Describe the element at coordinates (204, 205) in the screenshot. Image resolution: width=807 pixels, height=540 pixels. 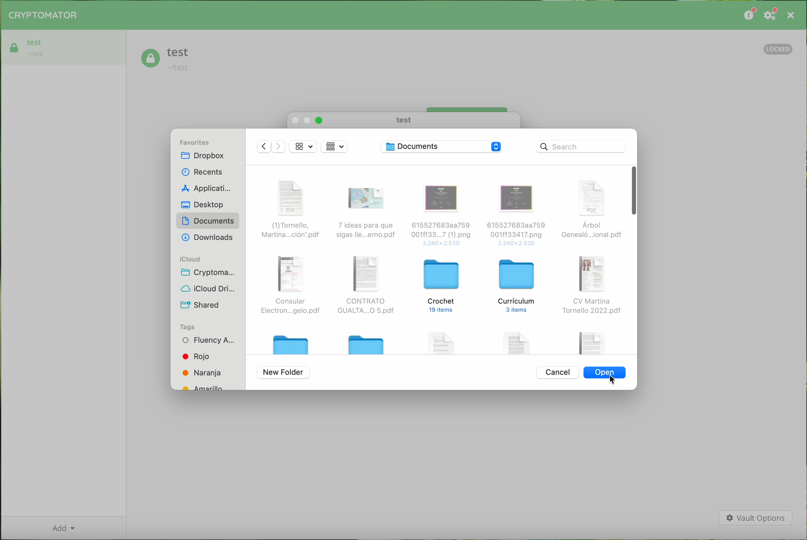
I see `desktop` at that location.